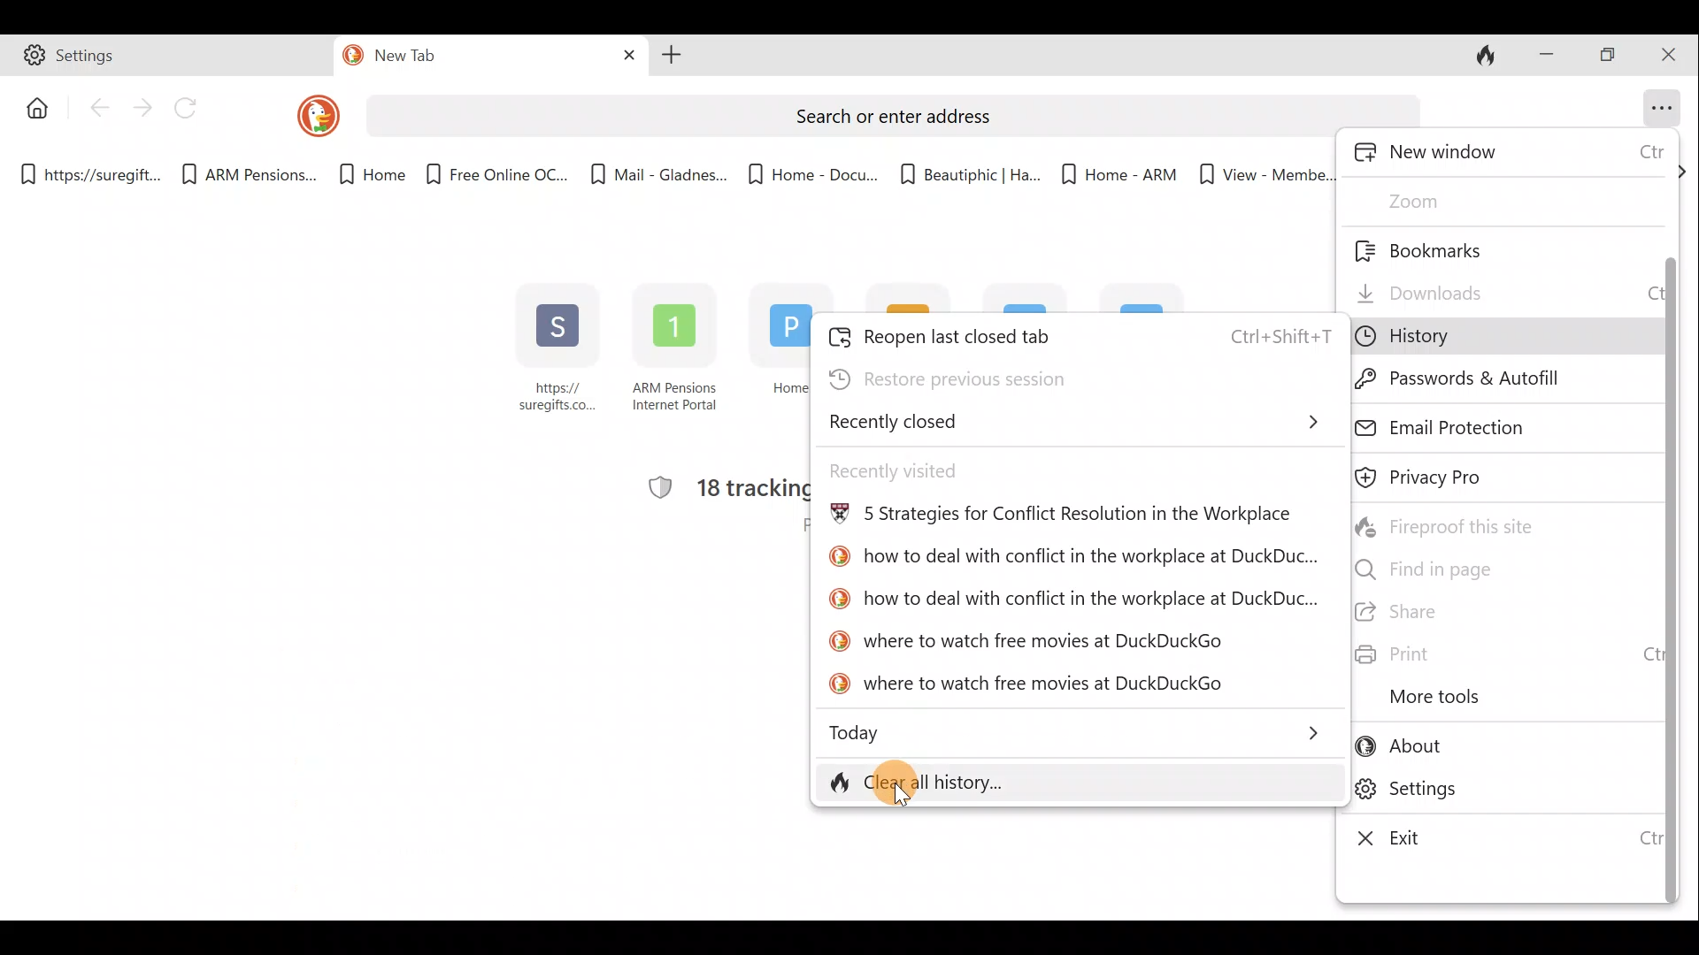  I want to click on 5 Strategies for Conflict Resolution in the Workplace, so click(1062, 518).